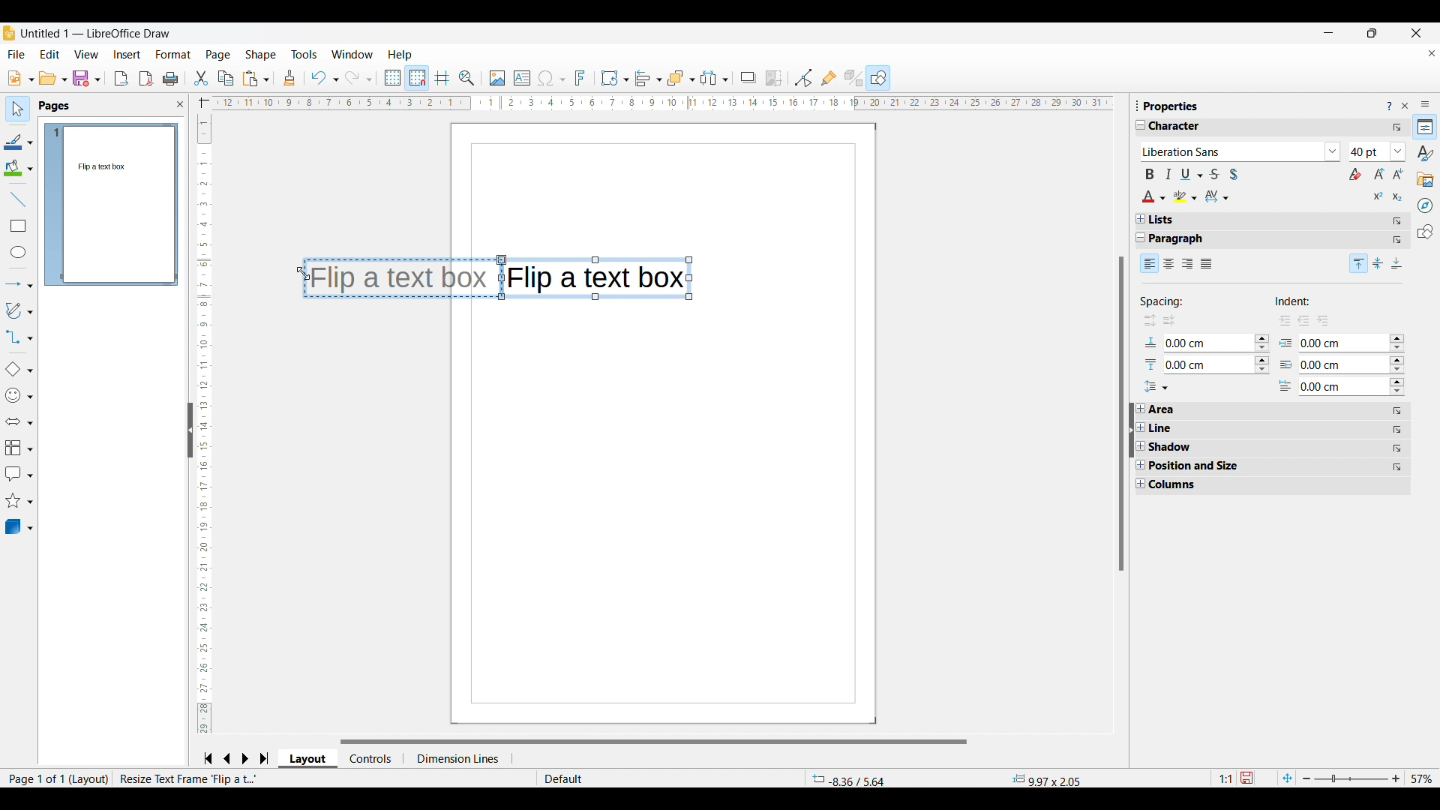  Describe the element at coordinates (1150, 174) in the screenshot. I see `Bold` at that location.